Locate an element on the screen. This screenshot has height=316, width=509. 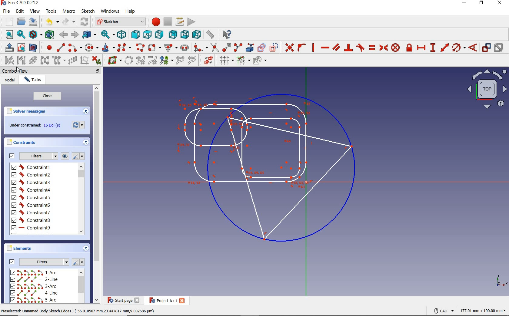
create regular polygon is located at coordinates (170, 47).